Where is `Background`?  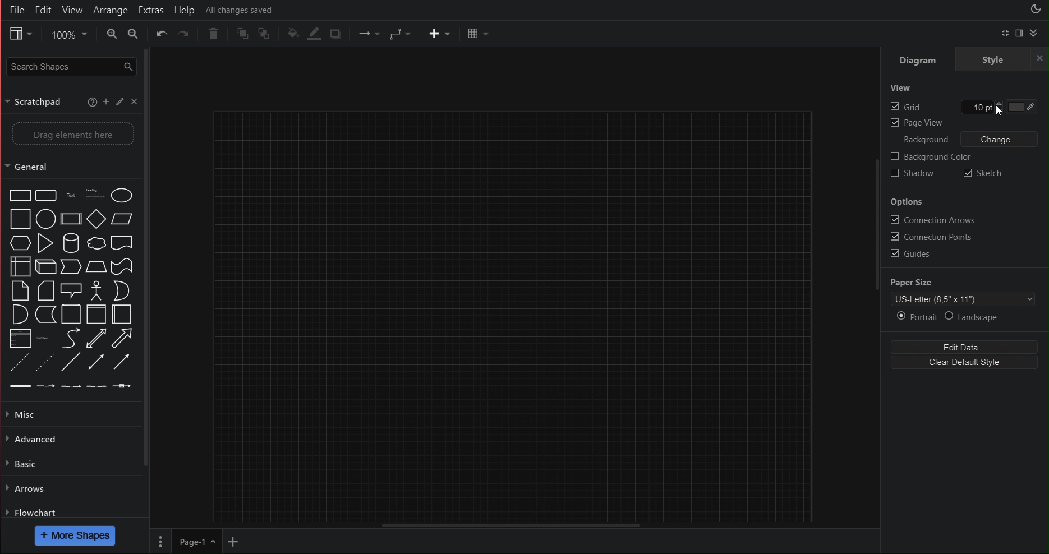 Background is located at coordinates (926, 140).